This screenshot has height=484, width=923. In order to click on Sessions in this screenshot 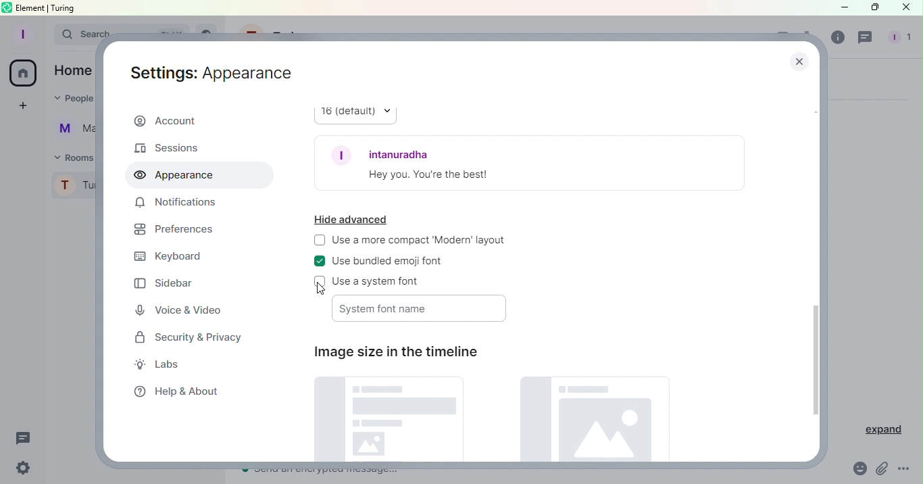, I will do `click(174, 148)`.